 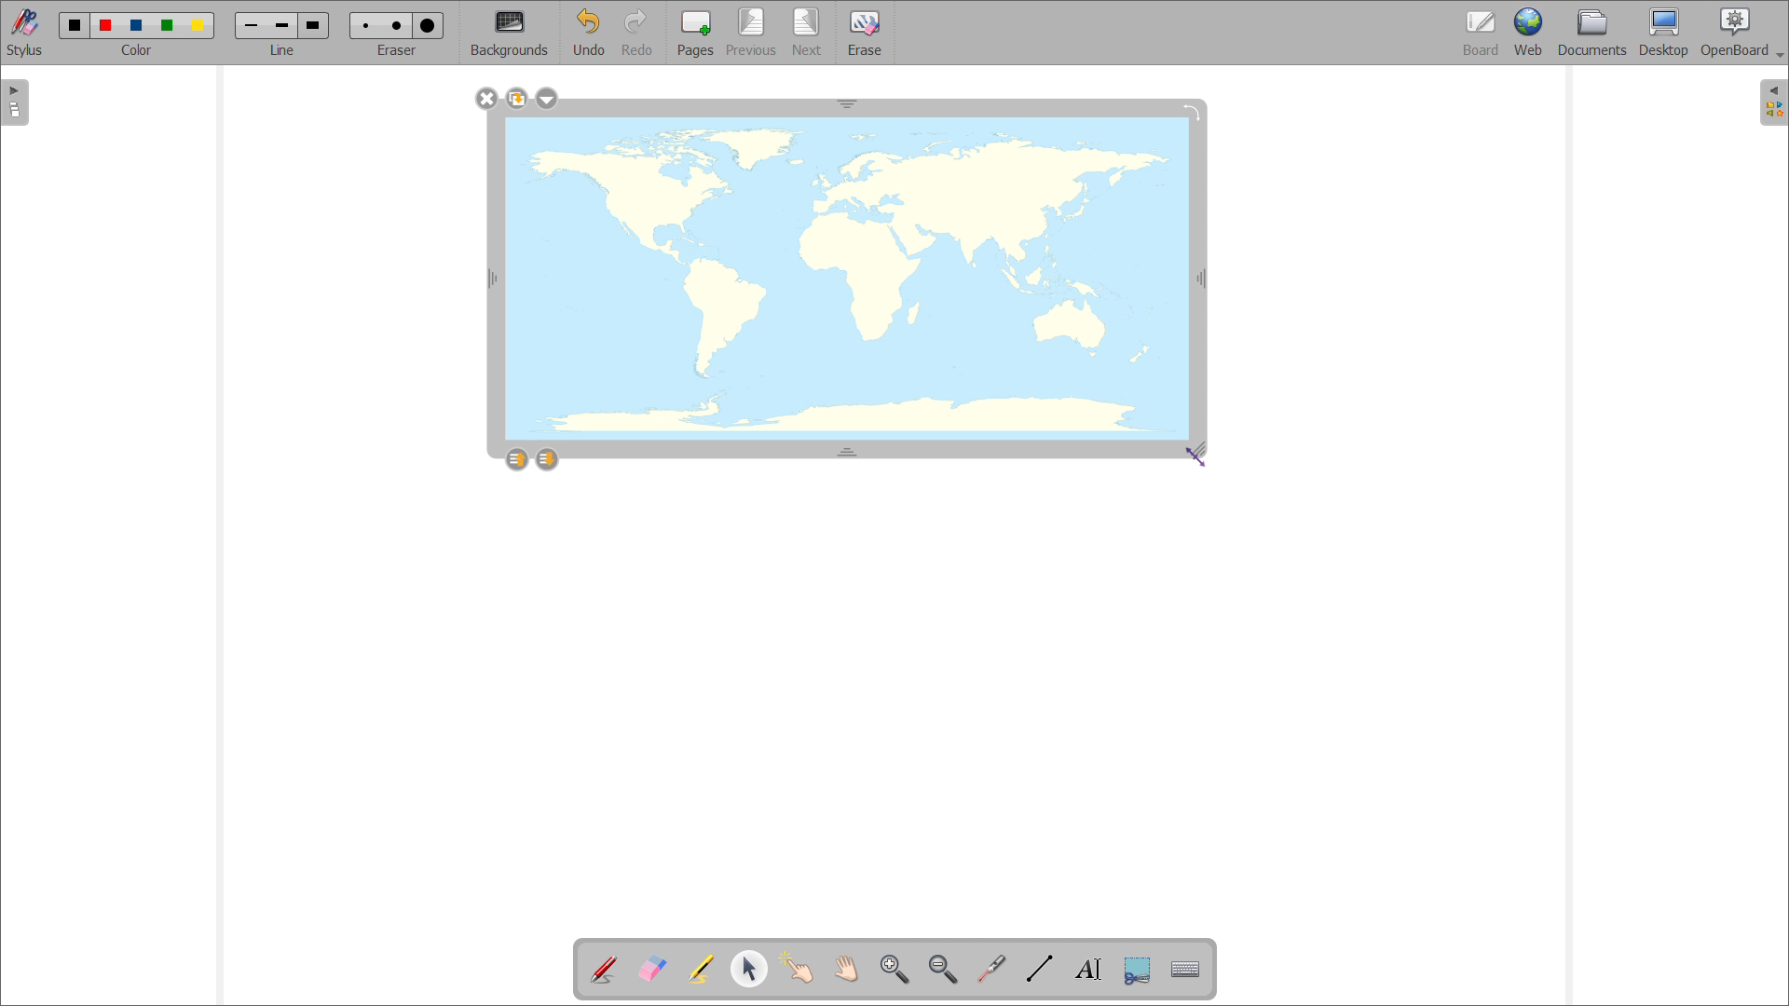 I want to click on small, so click(x=250, y=27).